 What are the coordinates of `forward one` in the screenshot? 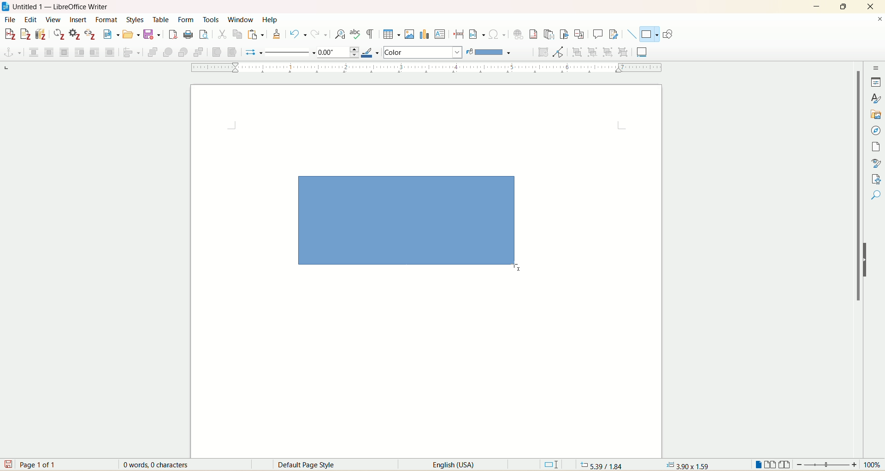 It's located at (168, 53).